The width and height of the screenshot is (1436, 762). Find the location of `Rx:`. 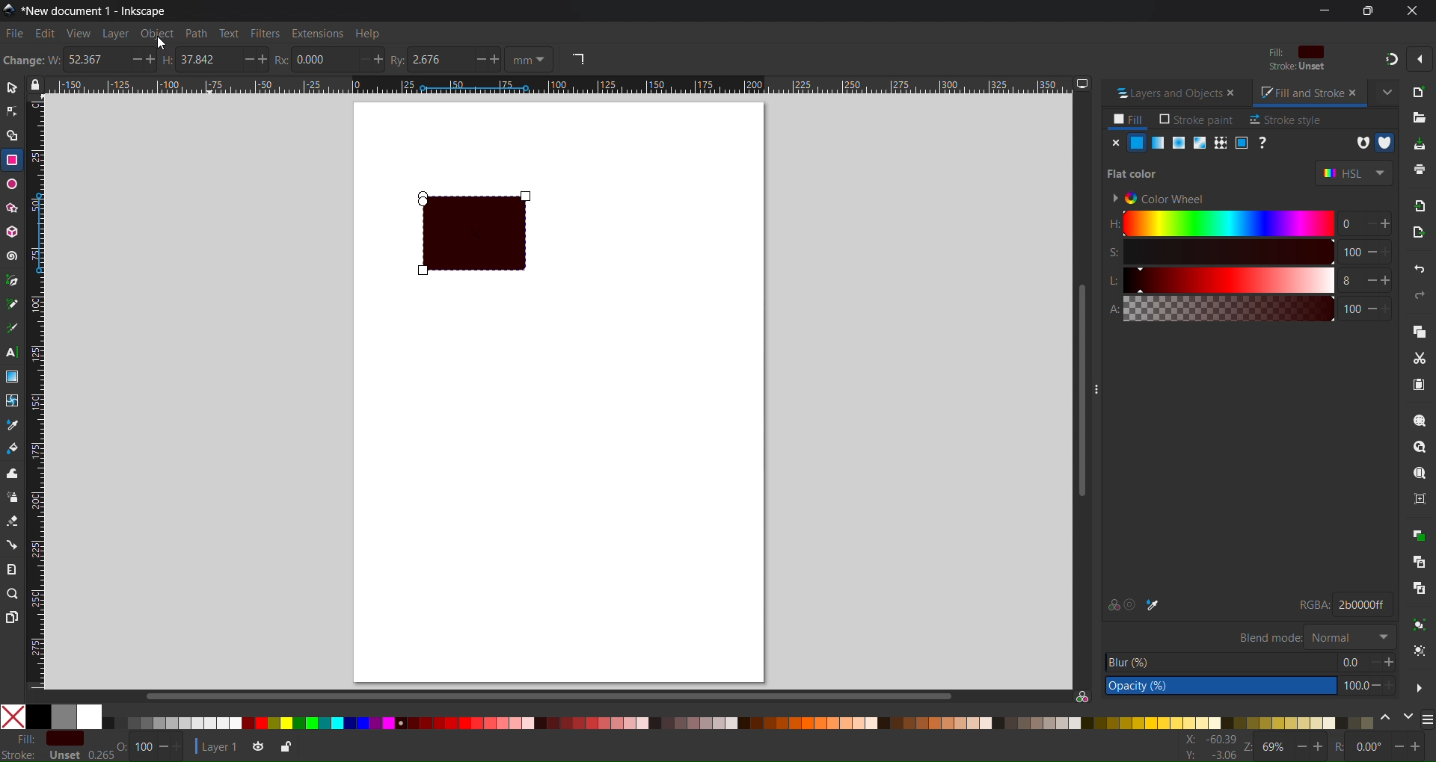

Rx: is located at coordinates (285, 60).